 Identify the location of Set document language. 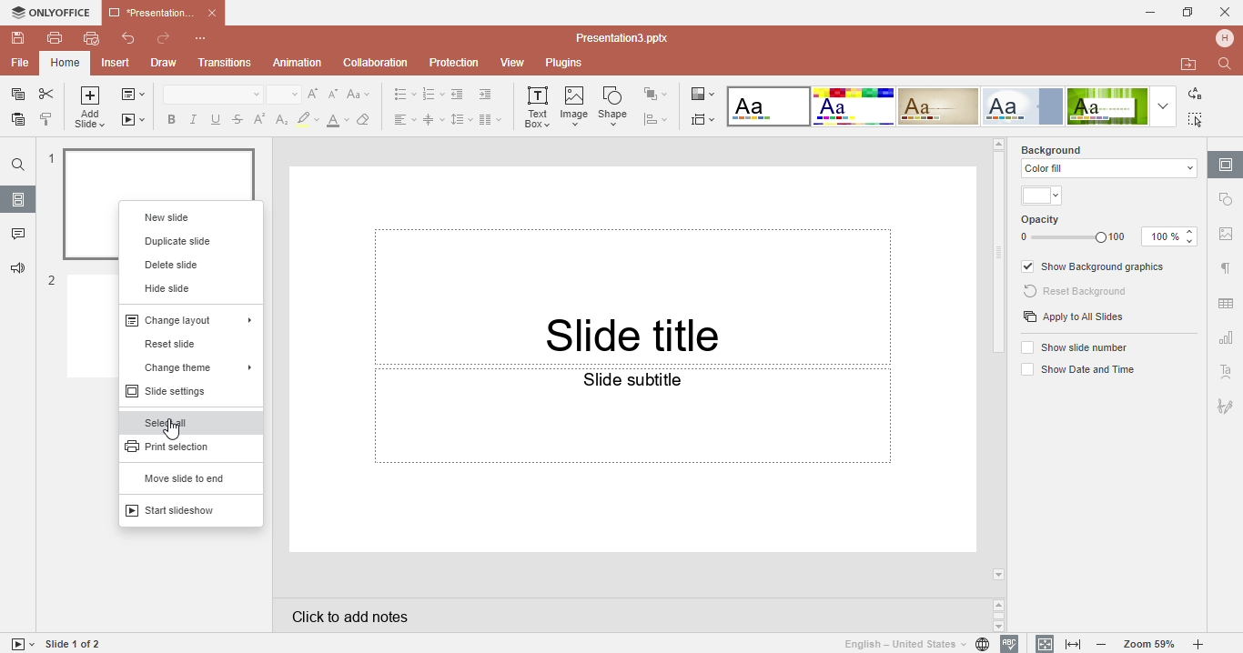
(915, 644).